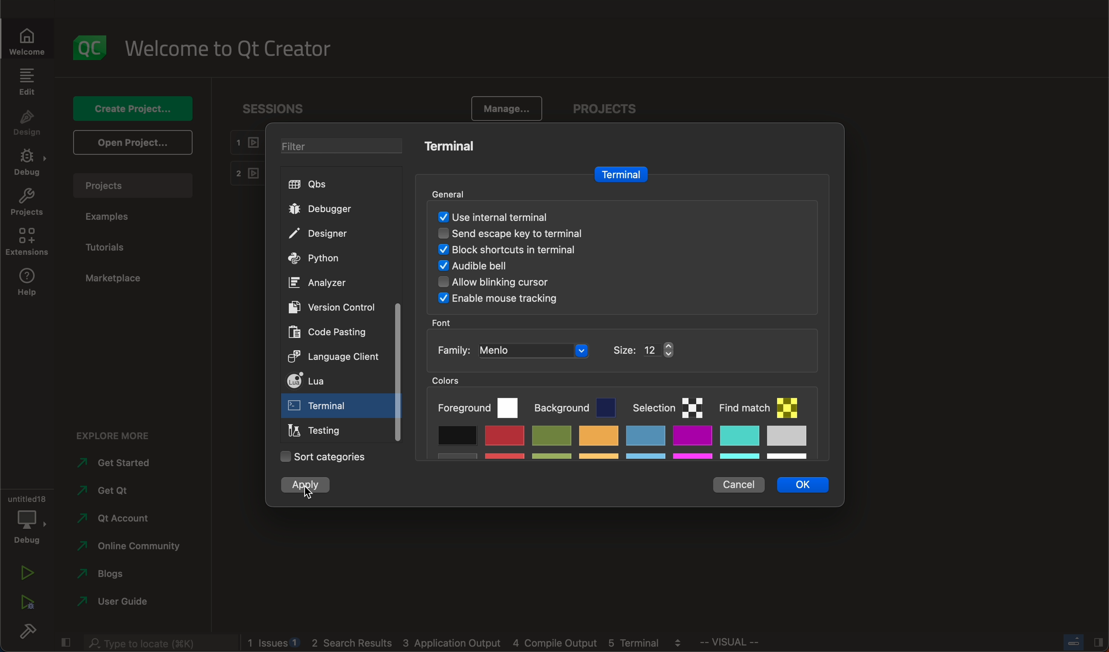 The height and width of the screenshot is (652, 1109). I want to click on send escape key, so click(524, 232).